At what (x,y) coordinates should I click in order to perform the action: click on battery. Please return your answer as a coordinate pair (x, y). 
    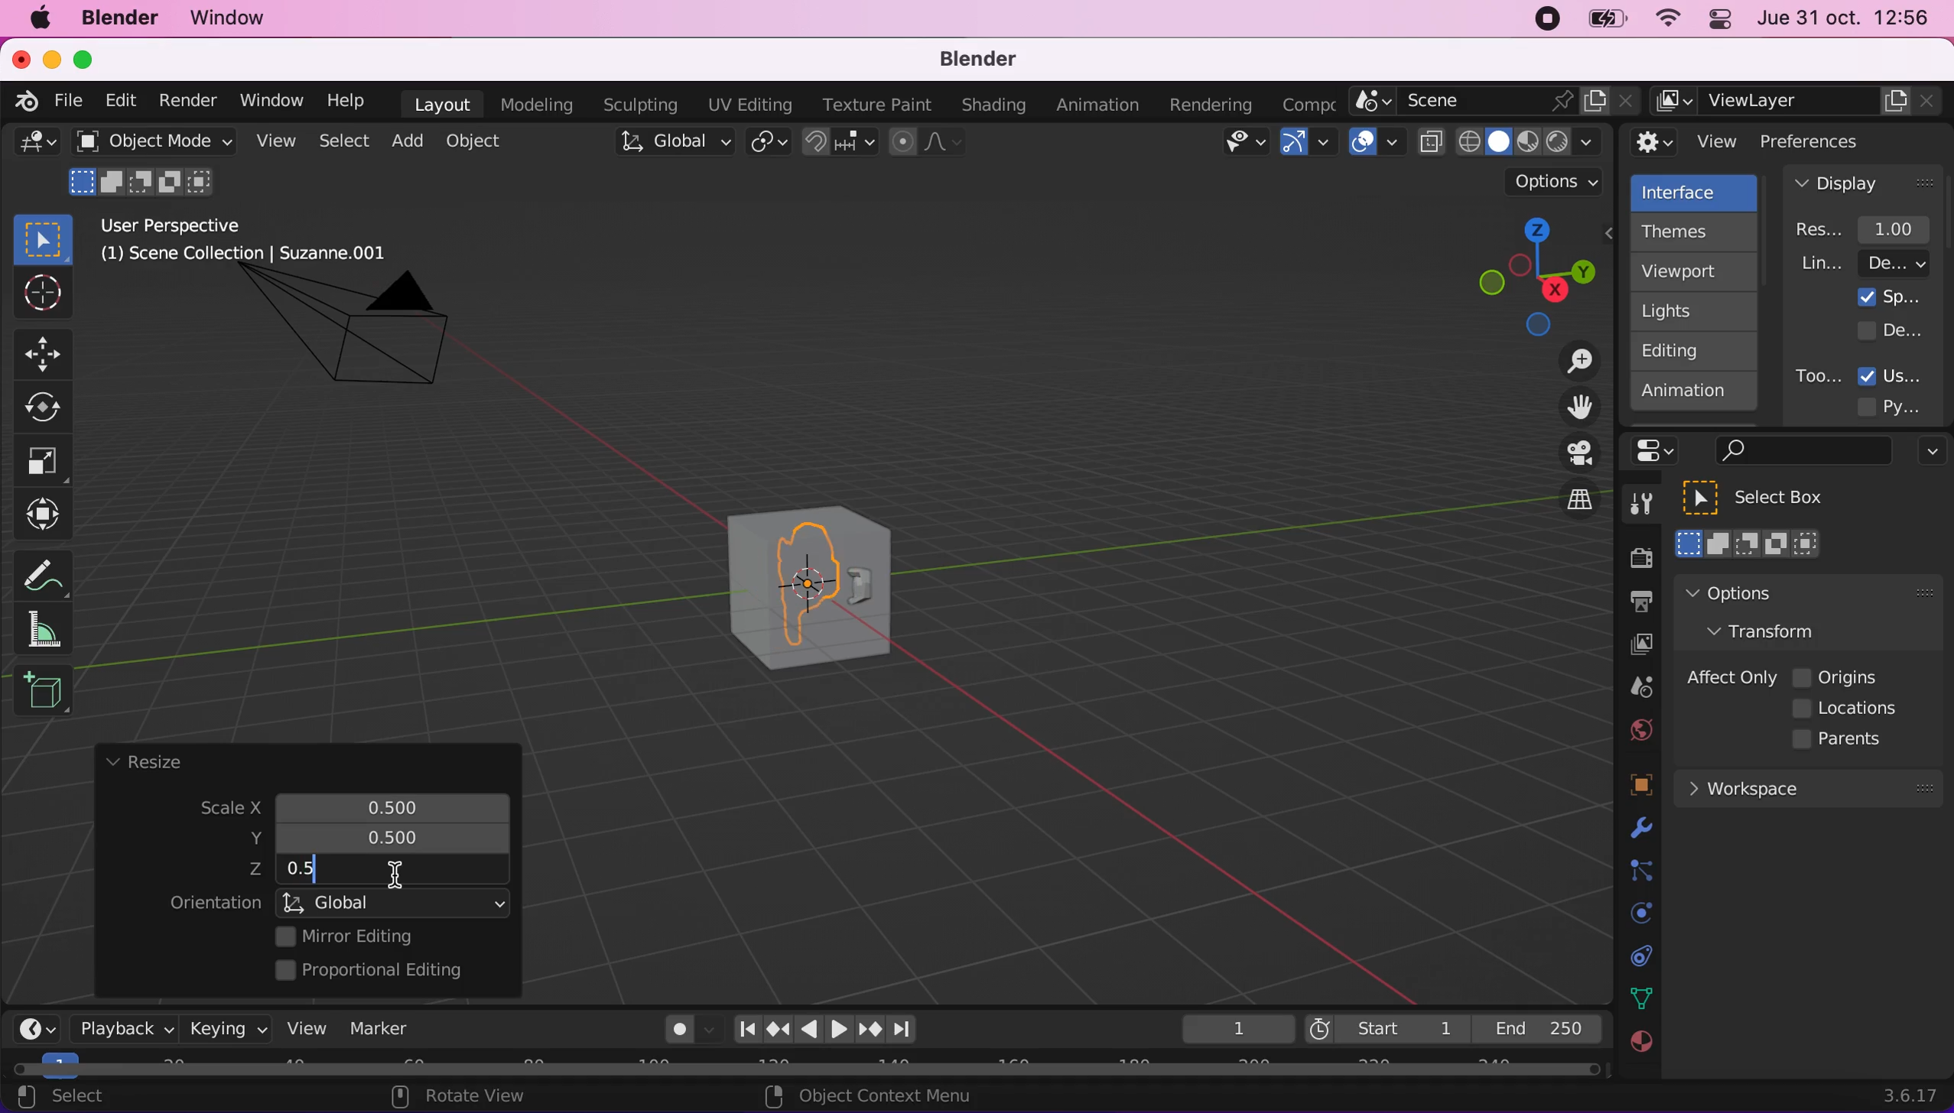
    Looking at the image, I should click on (1601, 23).